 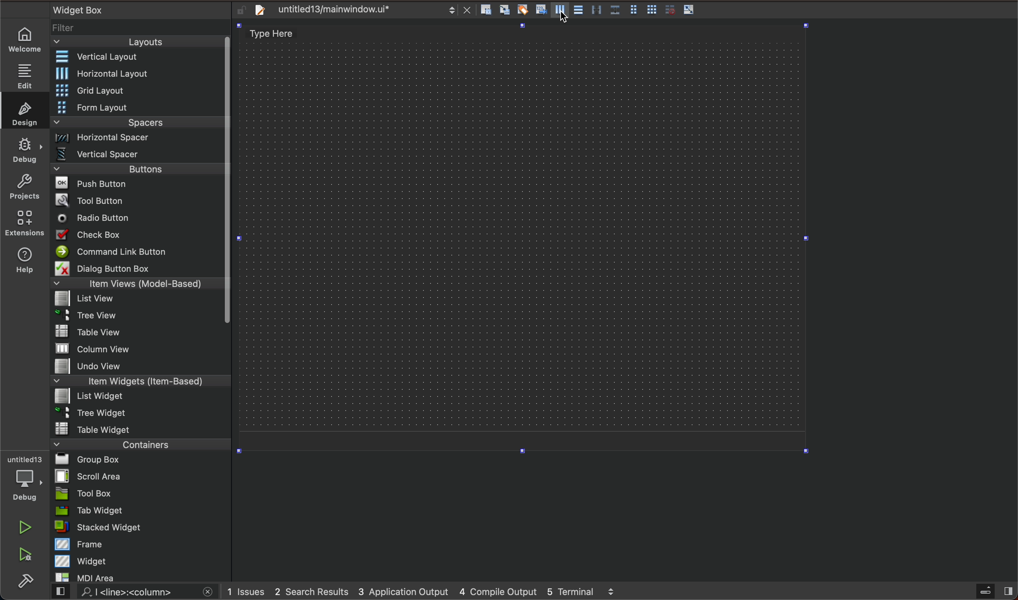 I want to click on radio button, so click(x=137, y=217).